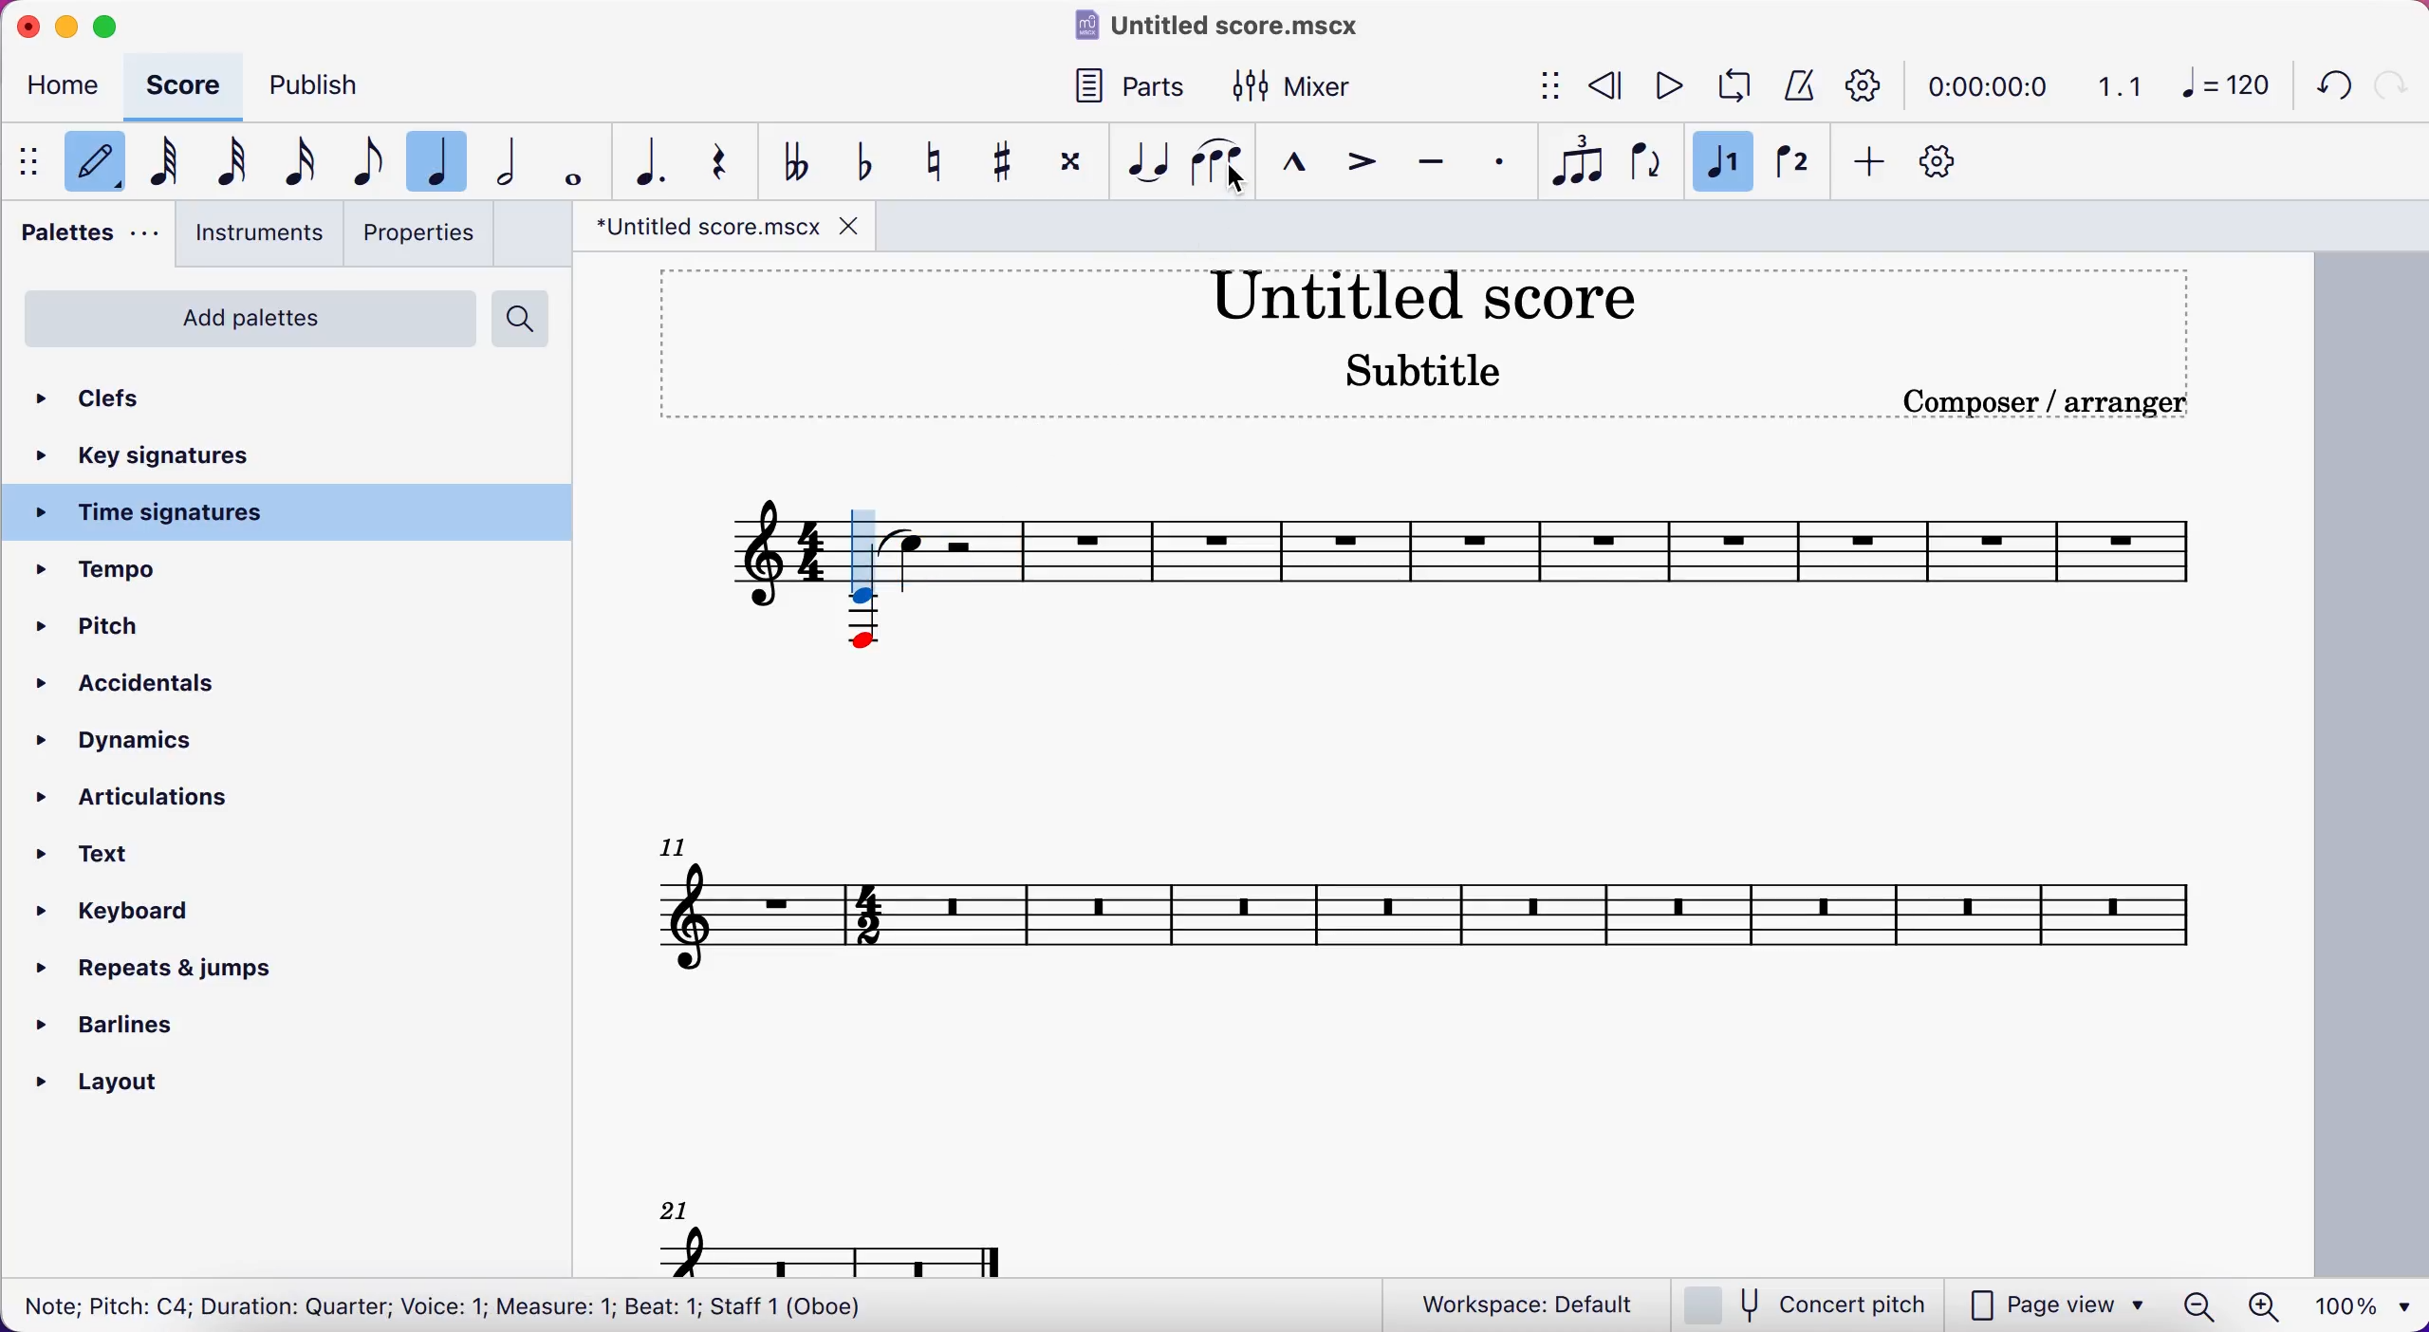  Describe the element at coordinates (159, 970) in the screenshot. I see `repeats and jumps` at that location.